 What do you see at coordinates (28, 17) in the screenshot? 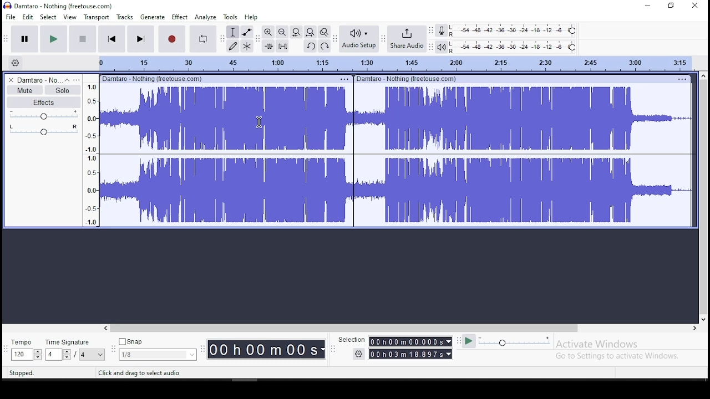
I see `edit` at bounding box center [28, 17].